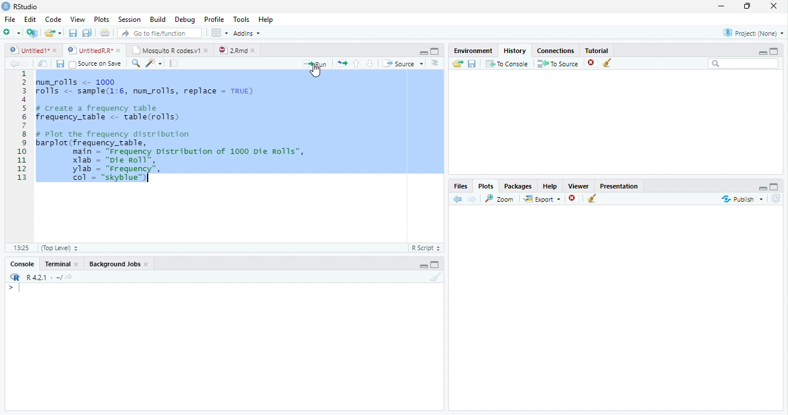  Describe the element at coordinates (20, 6) in the screenshot. I see `RStudio` at that location.